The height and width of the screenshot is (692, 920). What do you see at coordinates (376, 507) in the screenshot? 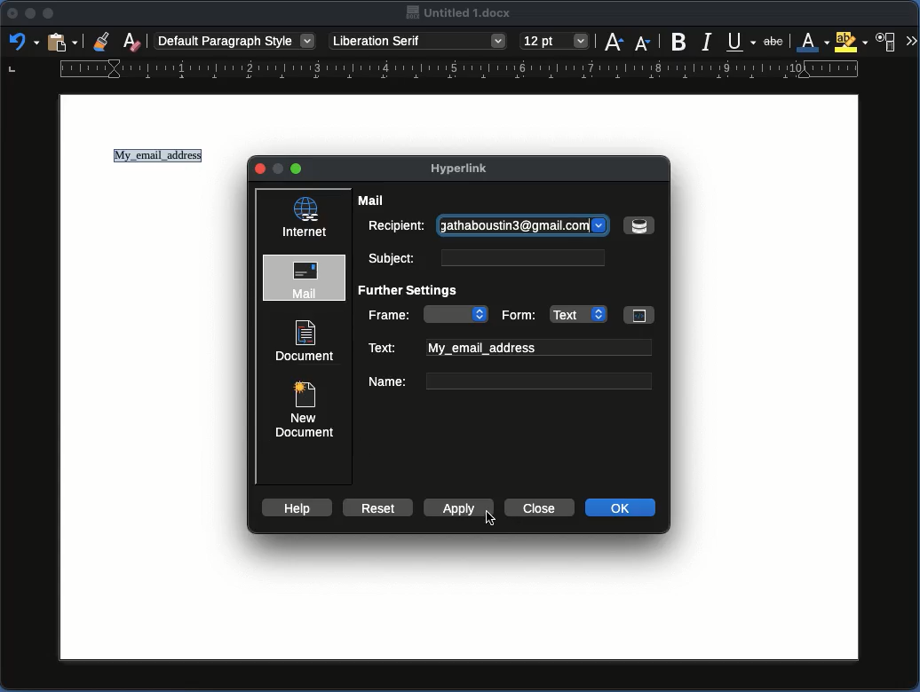
I see `Reset` at bounding box center [376, 507].